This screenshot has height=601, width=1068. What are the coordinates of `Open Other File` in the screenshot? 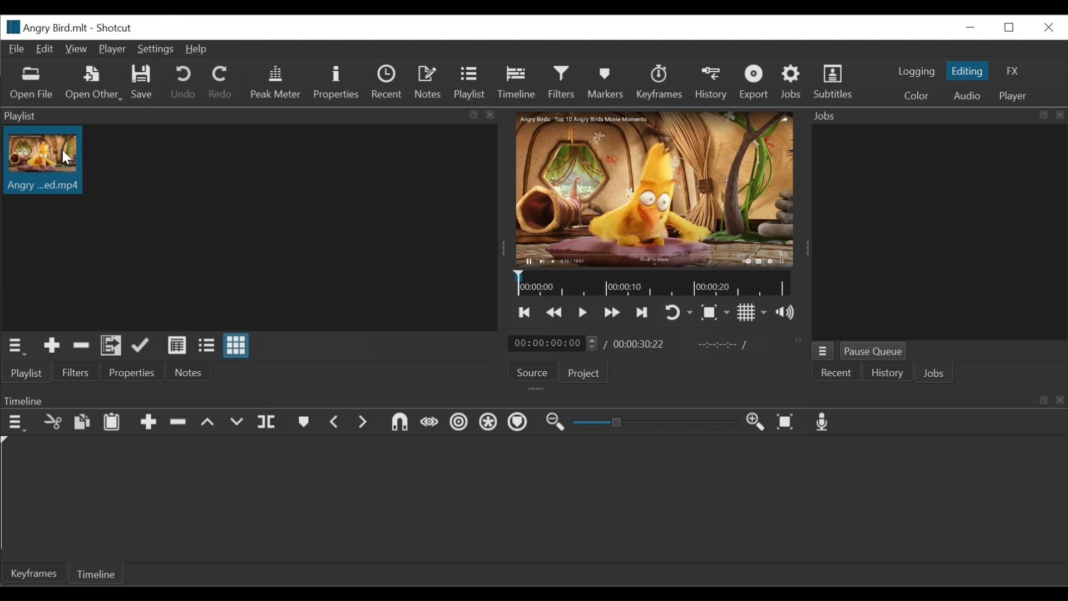 It's located at (92, 83).